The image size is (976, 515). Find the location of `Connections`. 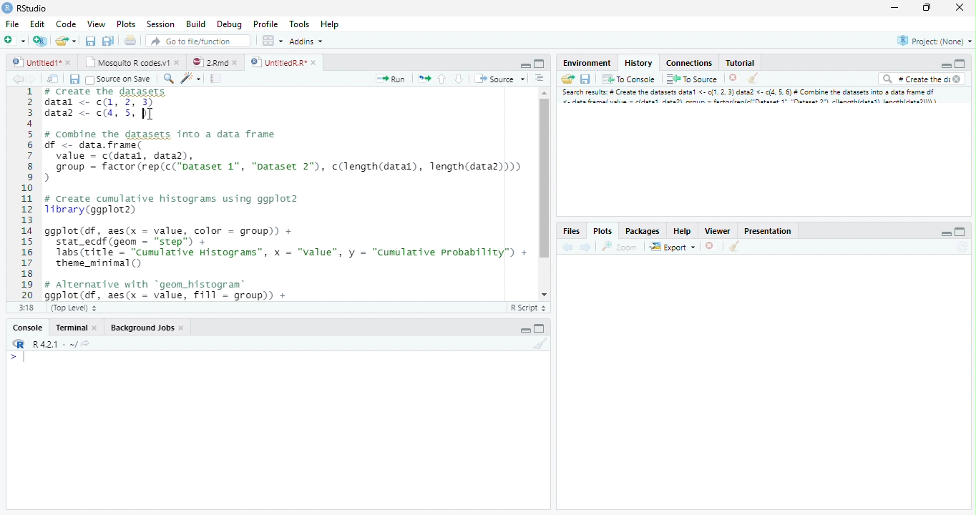

Connections is located at coordinates (690, 63).